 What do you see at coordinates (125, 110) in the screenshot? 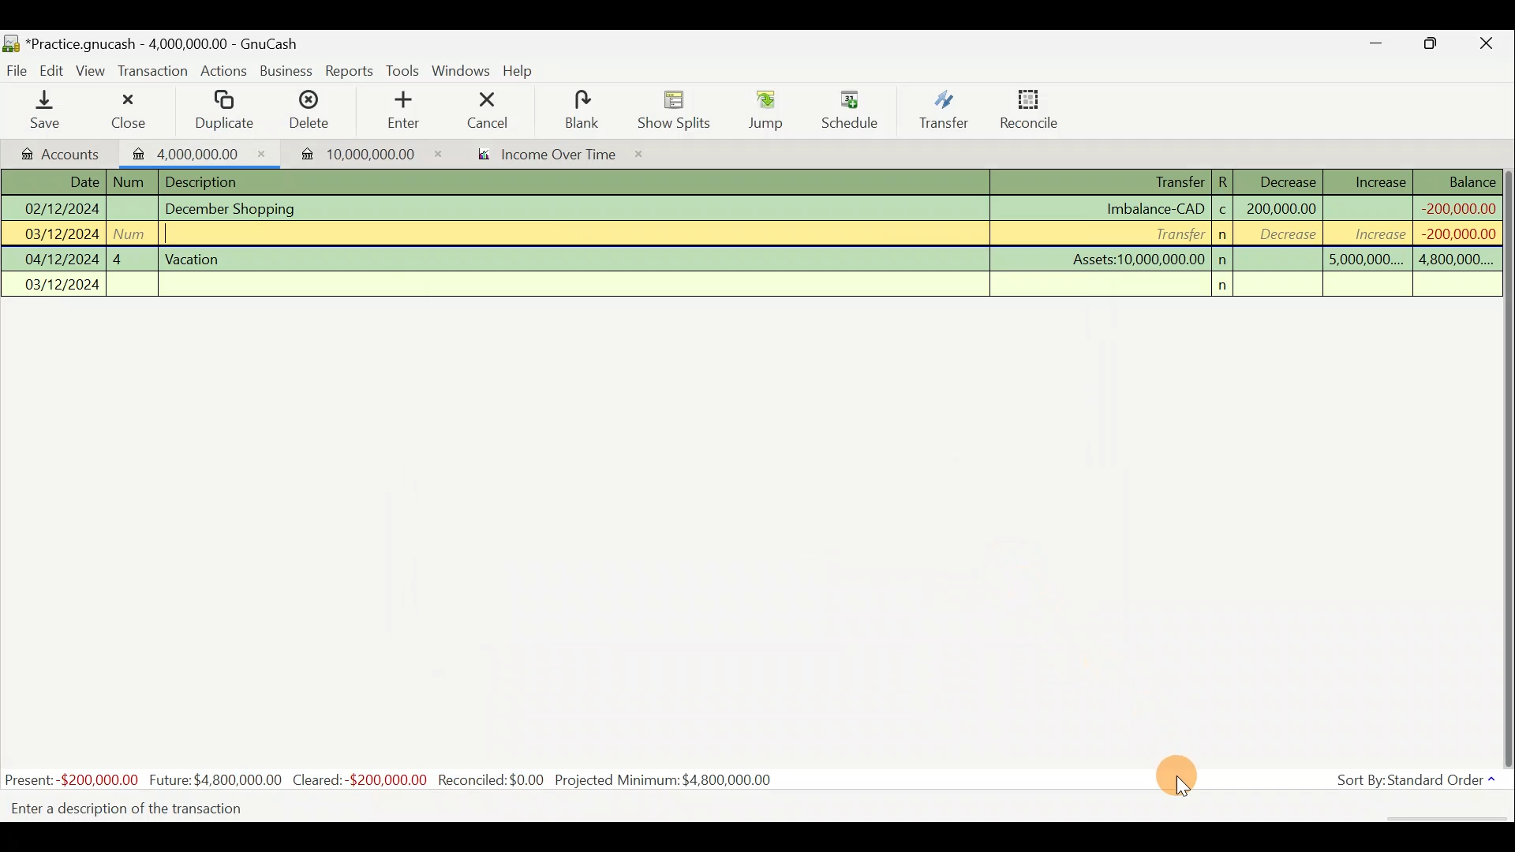
I see `Close` at bounding box center [125, 110].